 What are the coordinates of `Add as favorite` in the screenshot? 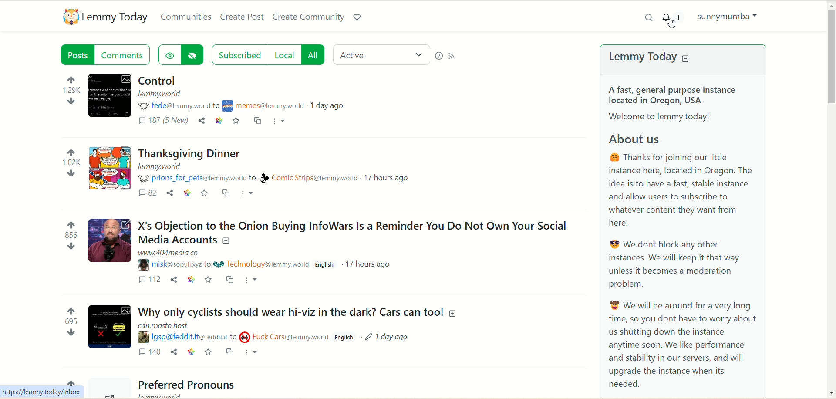 It's located at (209, 353).